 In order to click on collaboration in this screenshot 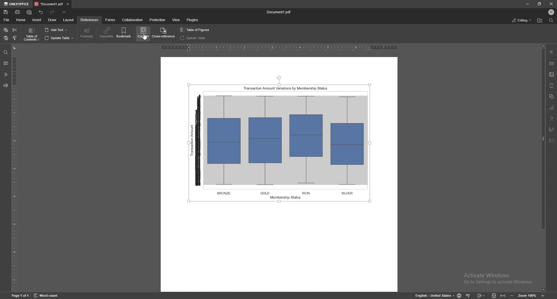, I will do `click(133, 20)`.